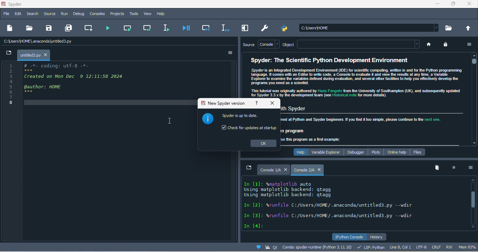  I want to click on new, so click(10, 29).